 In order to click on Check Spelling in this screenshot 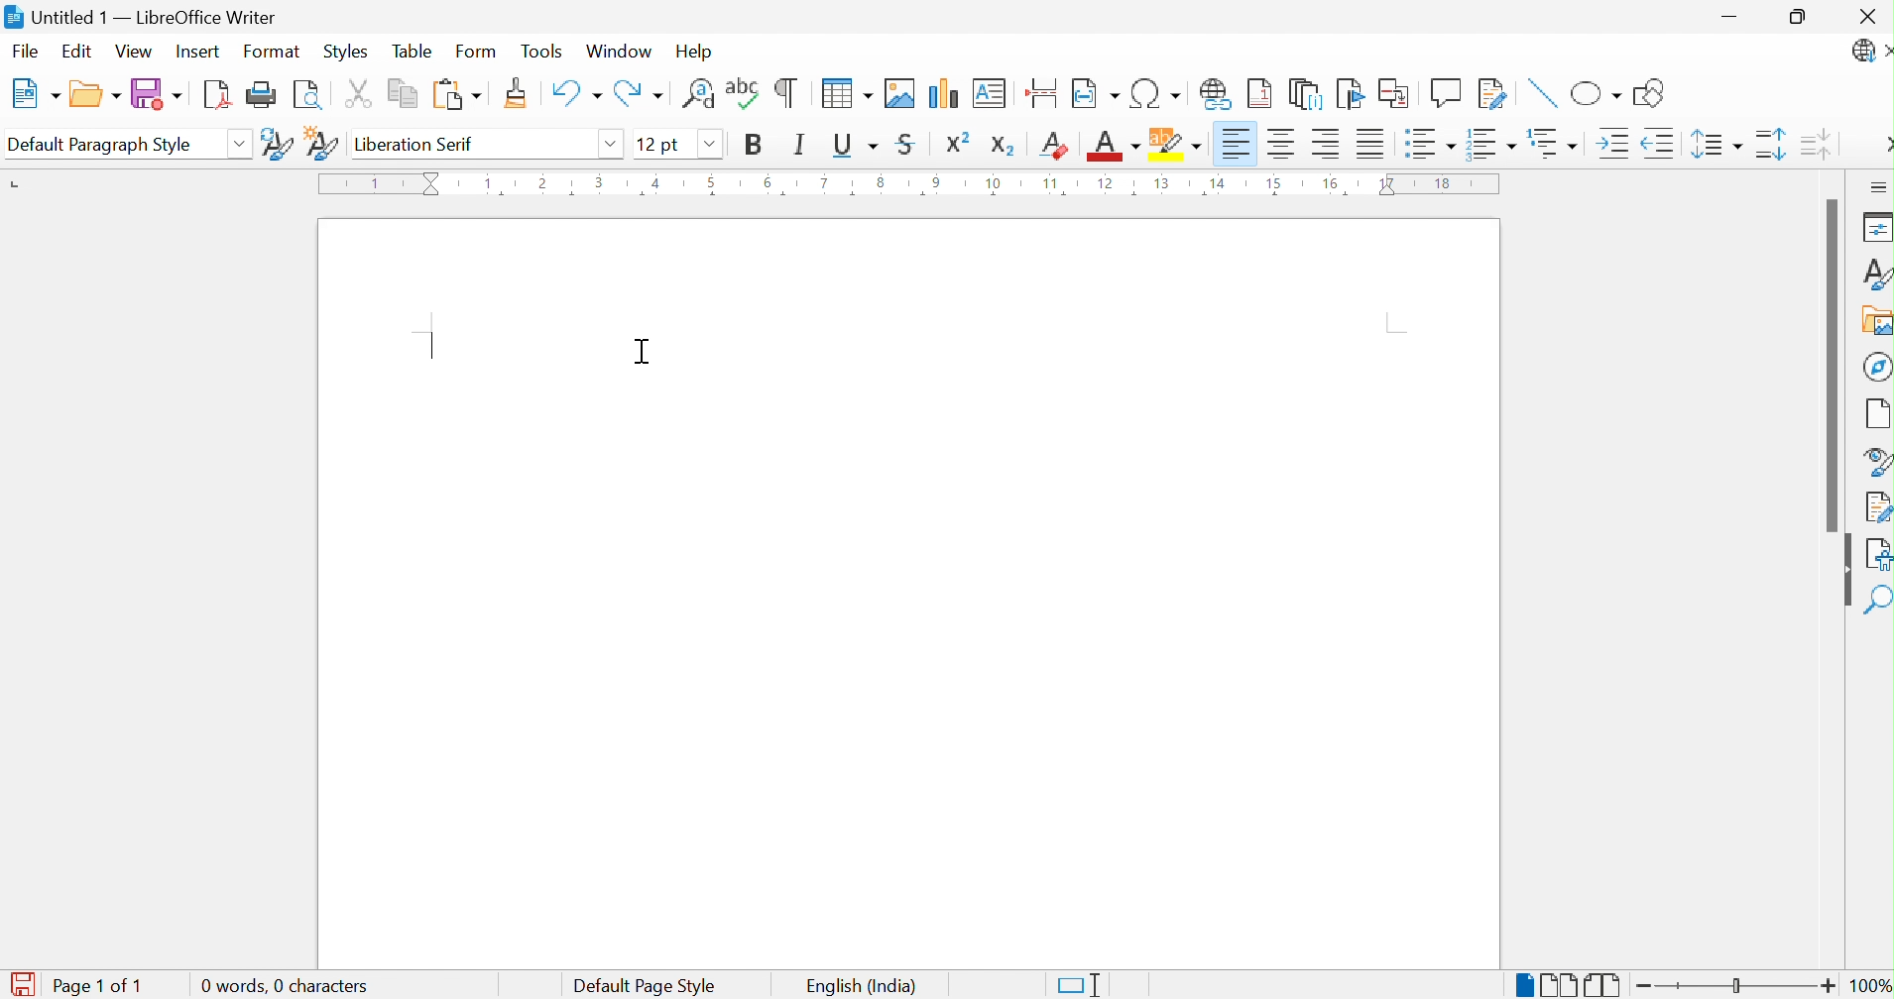, I will do `click(743, 97)`.